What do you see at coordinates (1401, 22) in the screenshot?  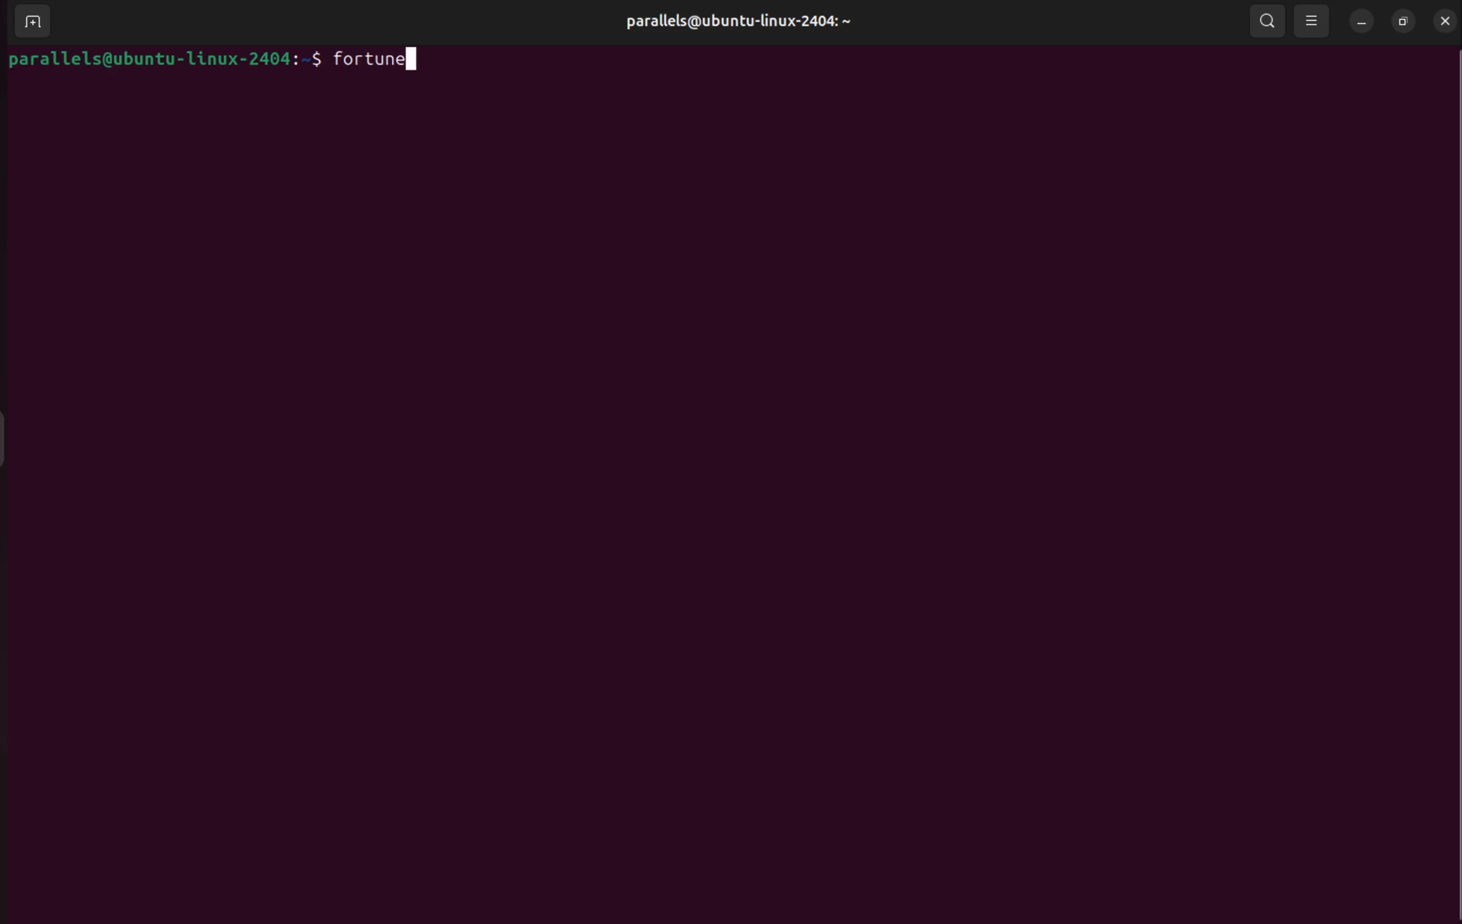 I see `resize` at bounding box center [1401, 22].